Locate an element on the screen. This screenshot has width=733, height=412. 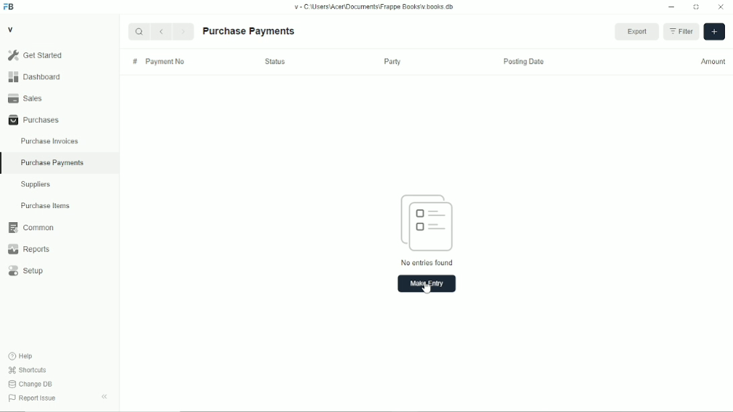
Change dimension is located at coordinates (696, 7).